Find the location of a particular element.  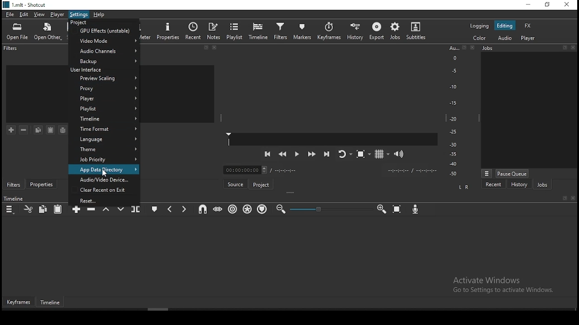

previous marker is located at coordinates (171, 208).